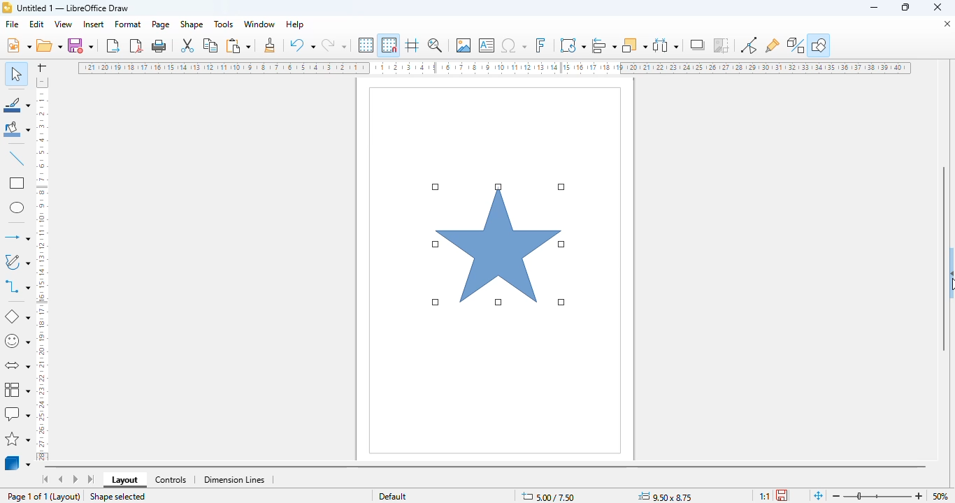 The width and height of the screenshot is (955, 503). I want to click on rectangle, so click(17, 183).